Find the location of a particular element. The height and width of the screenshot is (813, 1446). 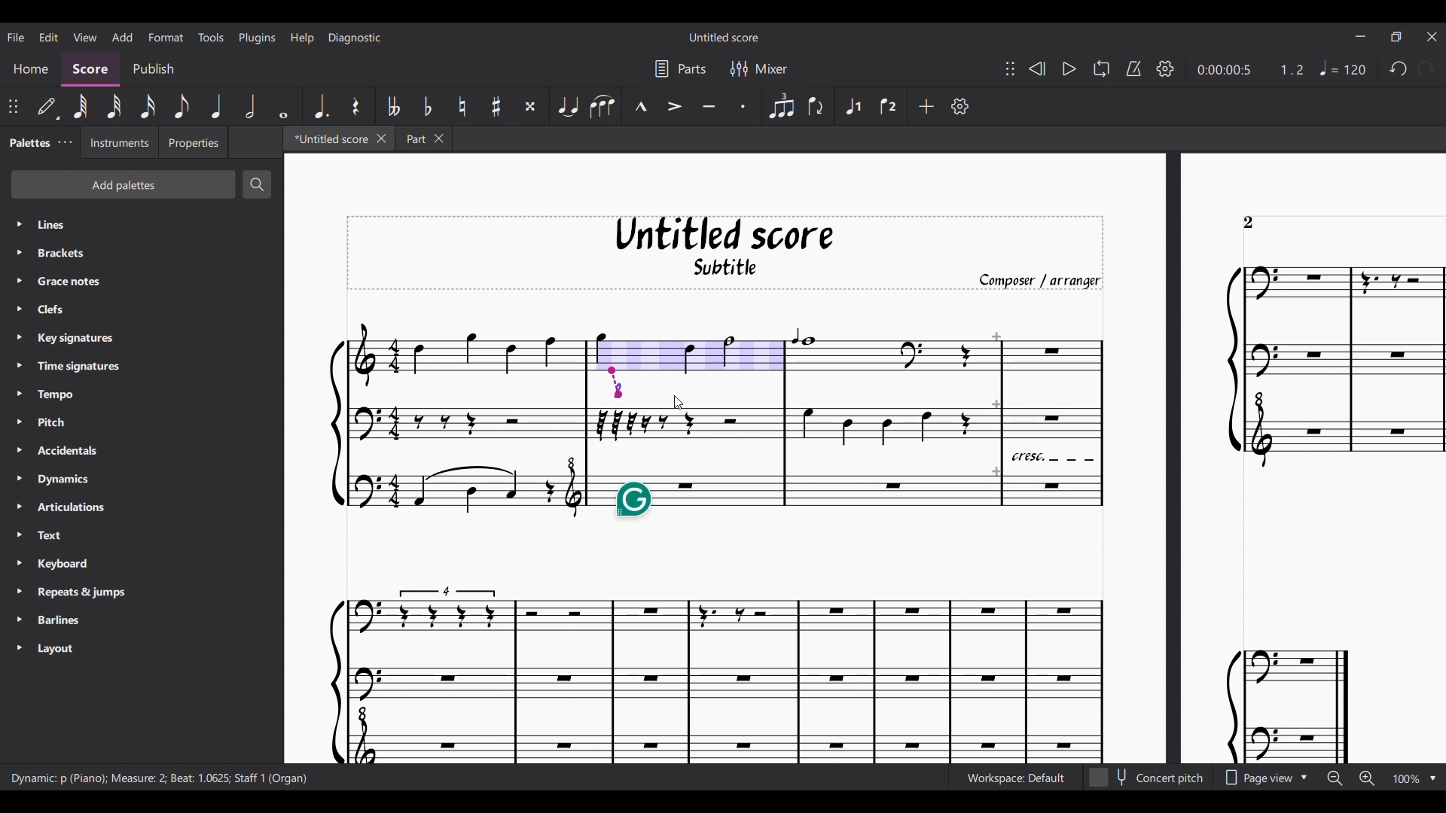

Diagnostic menu is located at coordinates (355, 38).